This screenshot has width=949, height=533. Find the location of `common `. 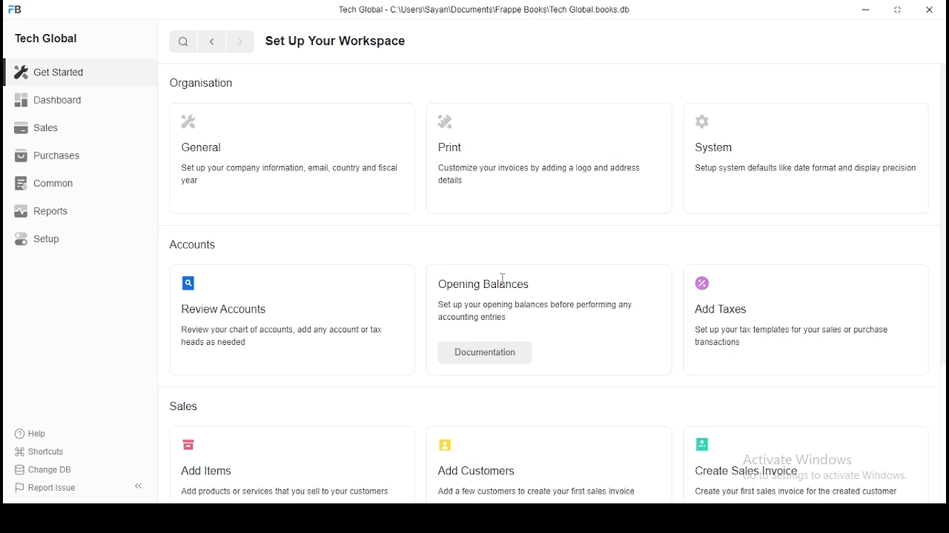

common  is located at coordinates (59, 185).